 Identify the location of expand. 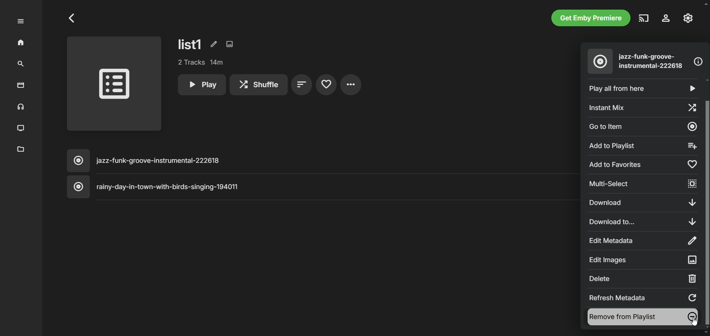
(21, 21).